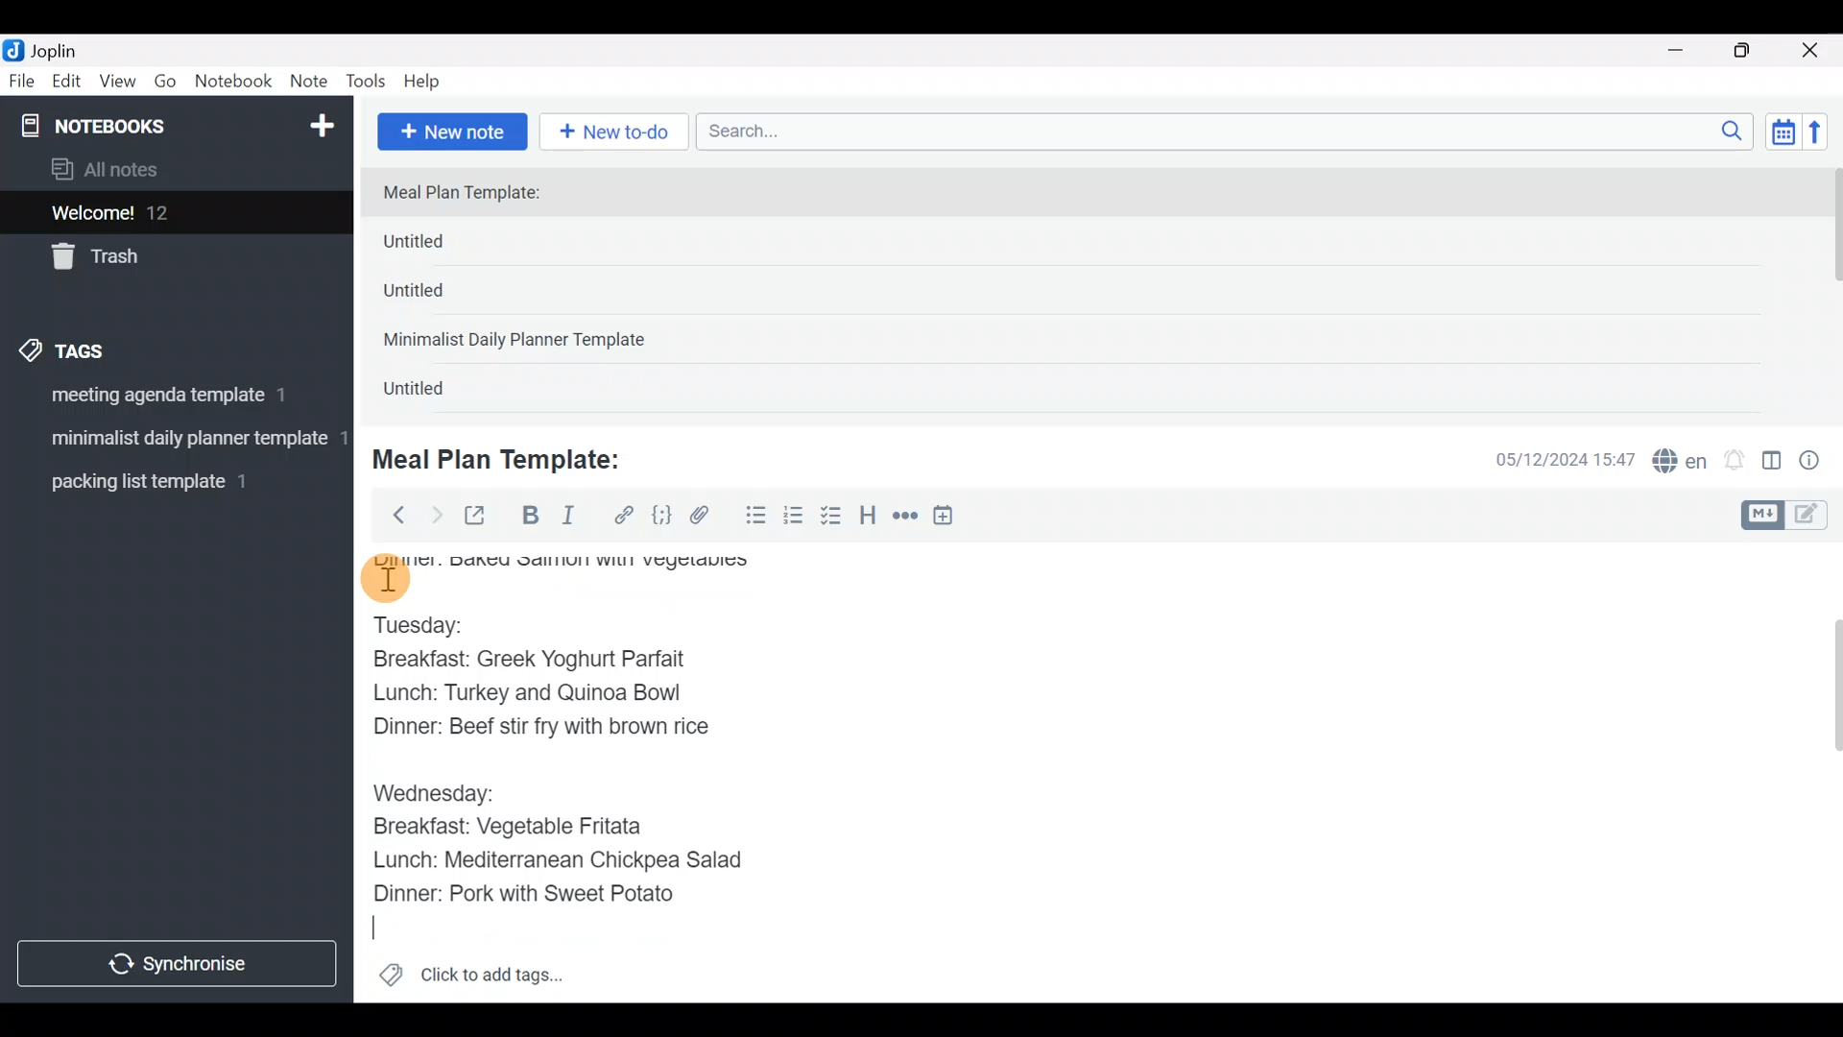 This screenshot has height=1037, width=1843. What do you see at coordinates (419, 622) in the screenshot?
I see `Tuesday:` at bounding box center [419, 622].